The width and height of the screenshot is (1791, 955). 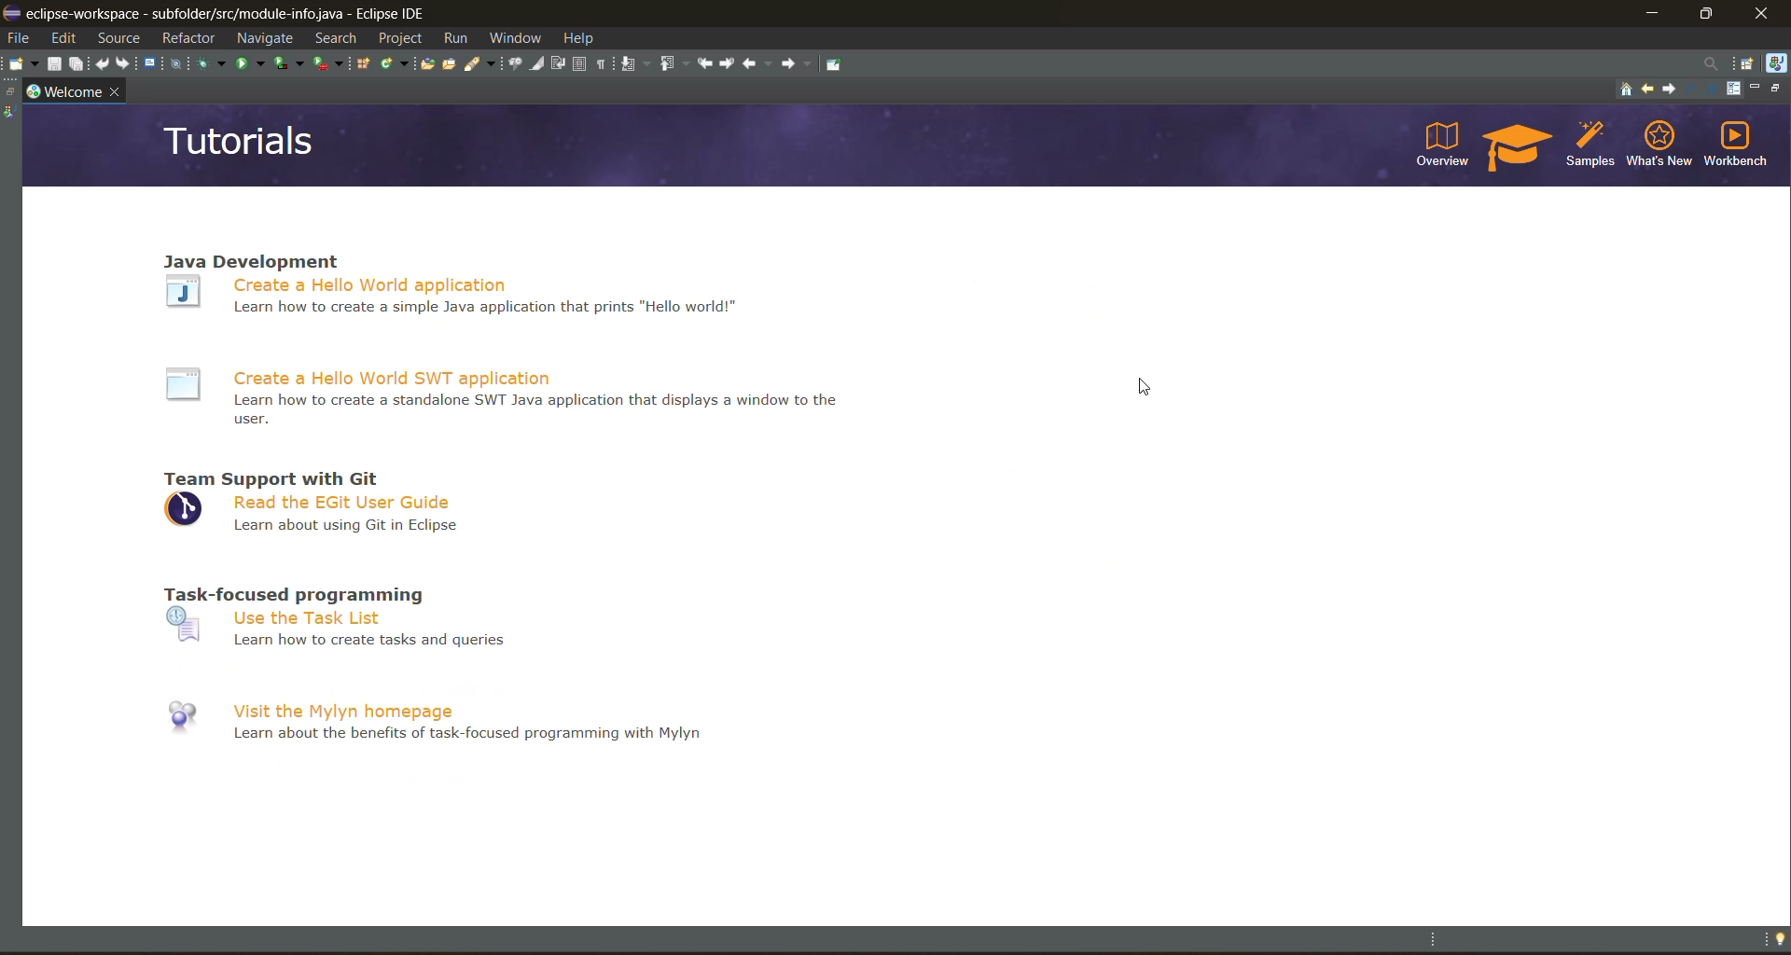 What do you see at coordinates (456, 306) in the screenshot?
I see `create a hello world application` at bounding box center [456, 306].